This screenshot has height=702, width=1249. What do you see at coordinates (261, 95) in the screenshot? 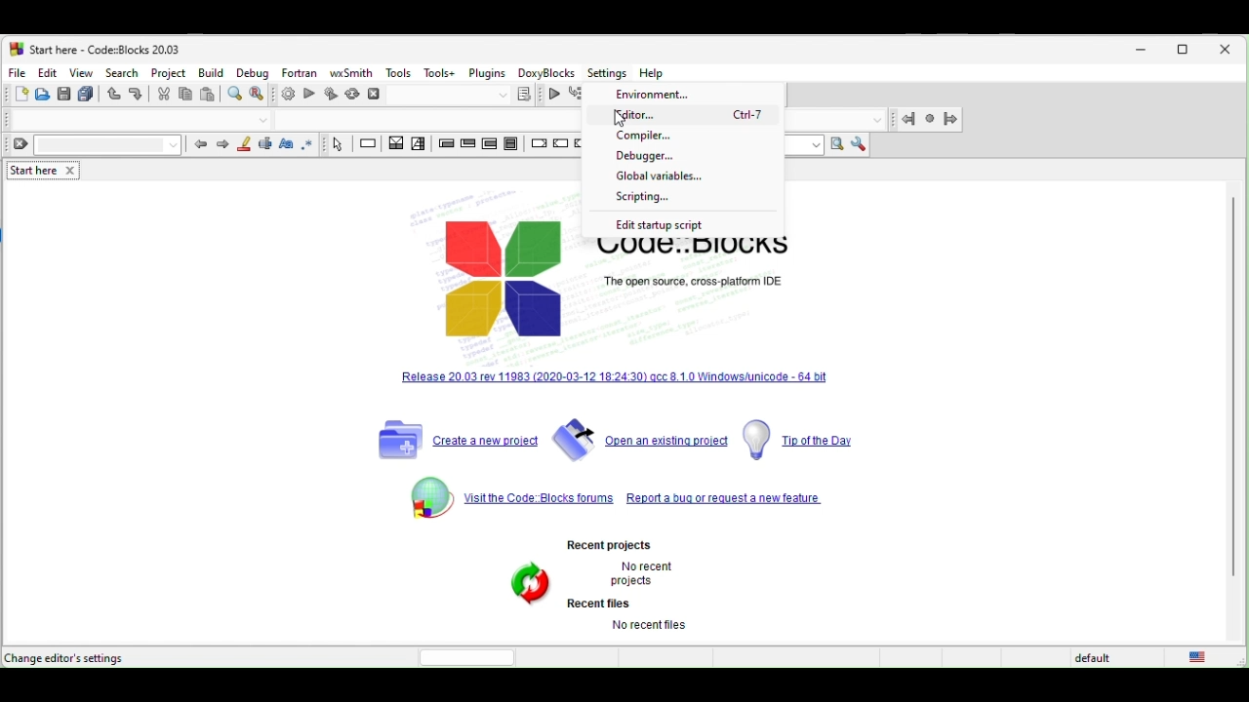
I see `replace` at bounding box center [261, 95].